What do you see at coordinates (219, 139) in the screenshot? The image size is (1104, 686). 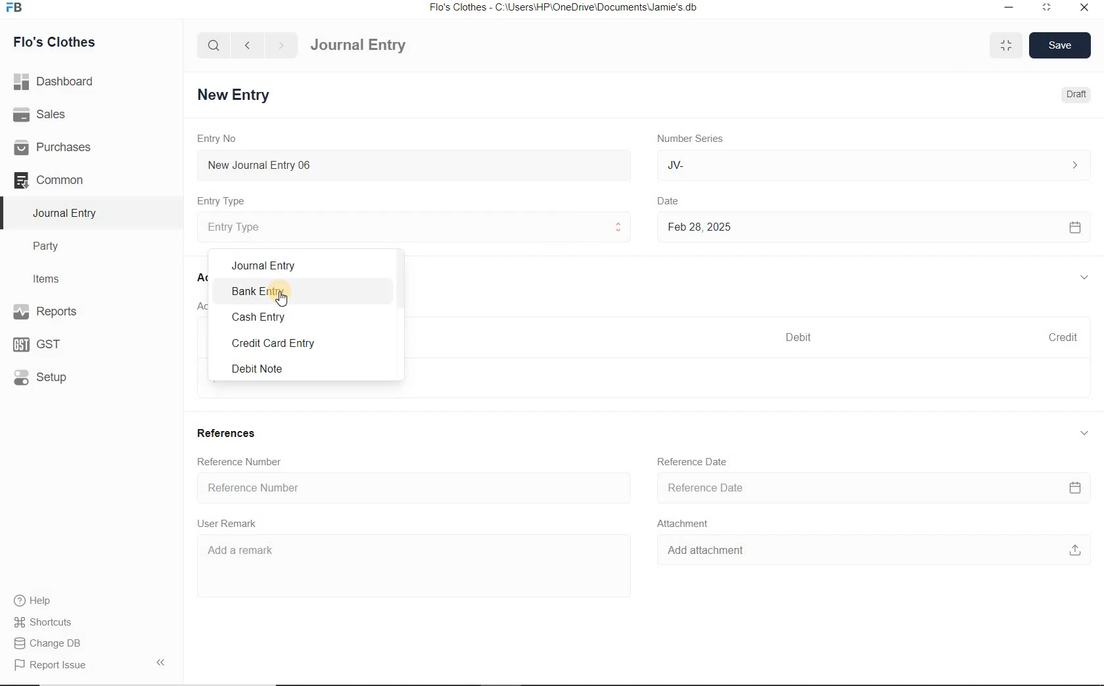 I see `Entry No` at bounding box center [219, 139].